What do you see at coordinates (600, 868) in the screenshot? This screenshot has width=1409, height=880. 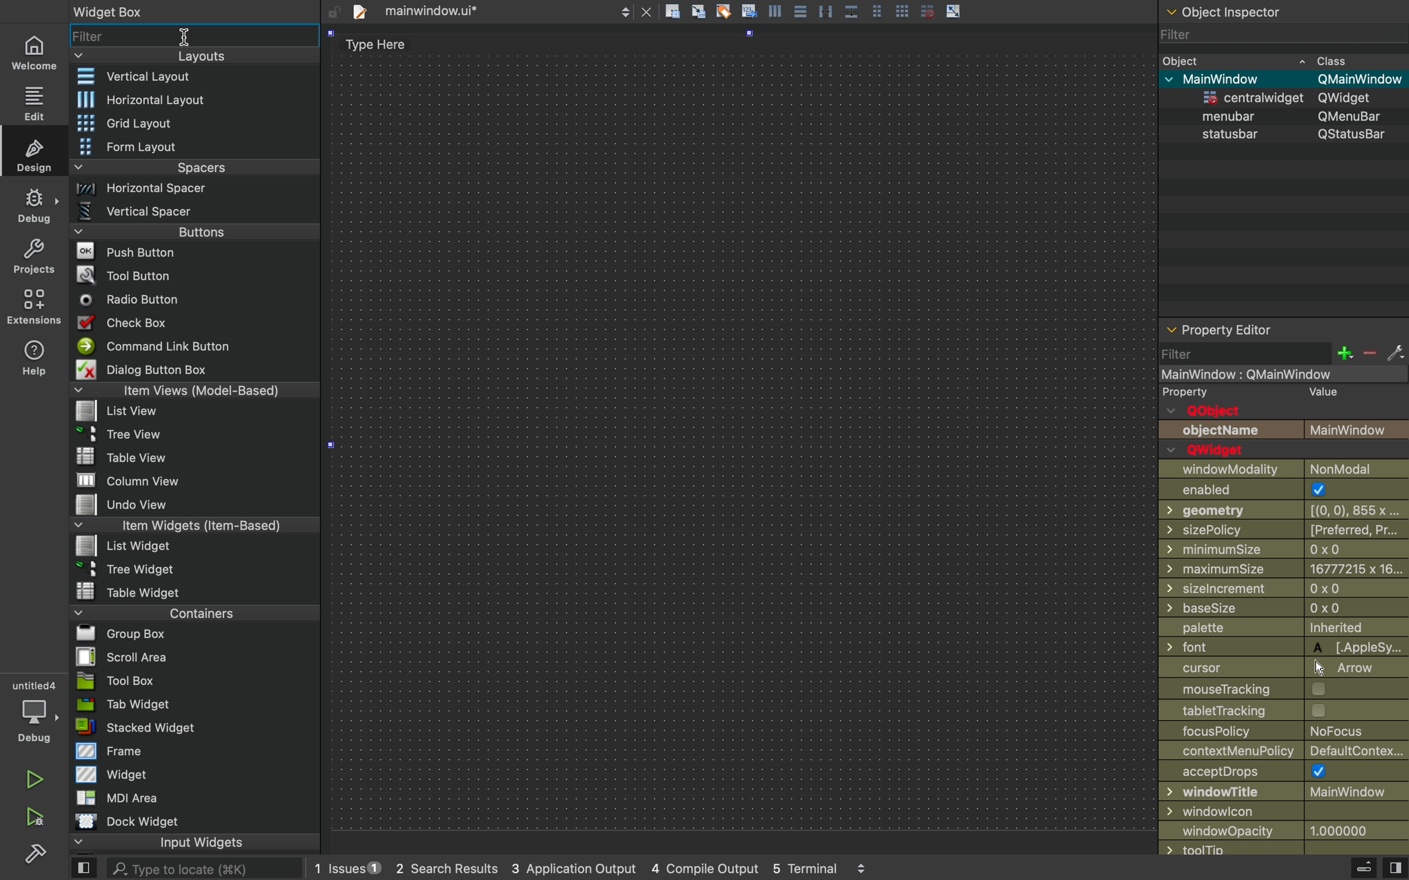 I see `logs` at bounding box center [600, 868].